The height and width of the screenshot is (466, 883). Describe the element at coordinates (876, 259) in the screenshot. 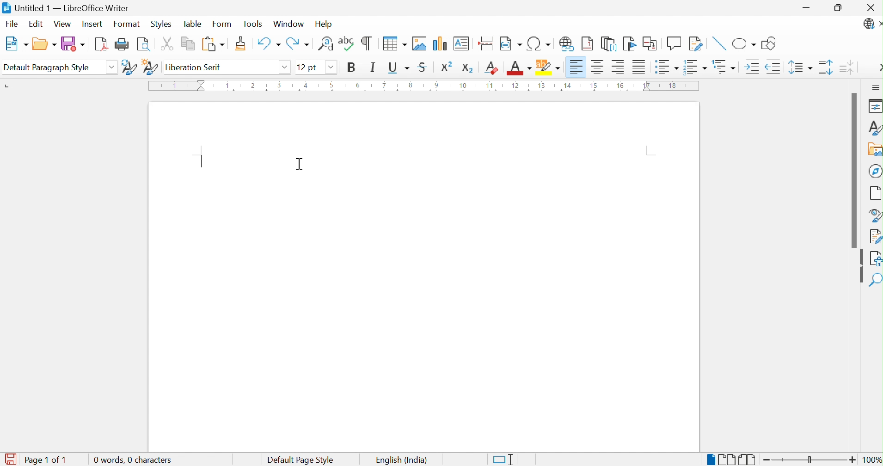

I see `Accessibility Check` at that location.